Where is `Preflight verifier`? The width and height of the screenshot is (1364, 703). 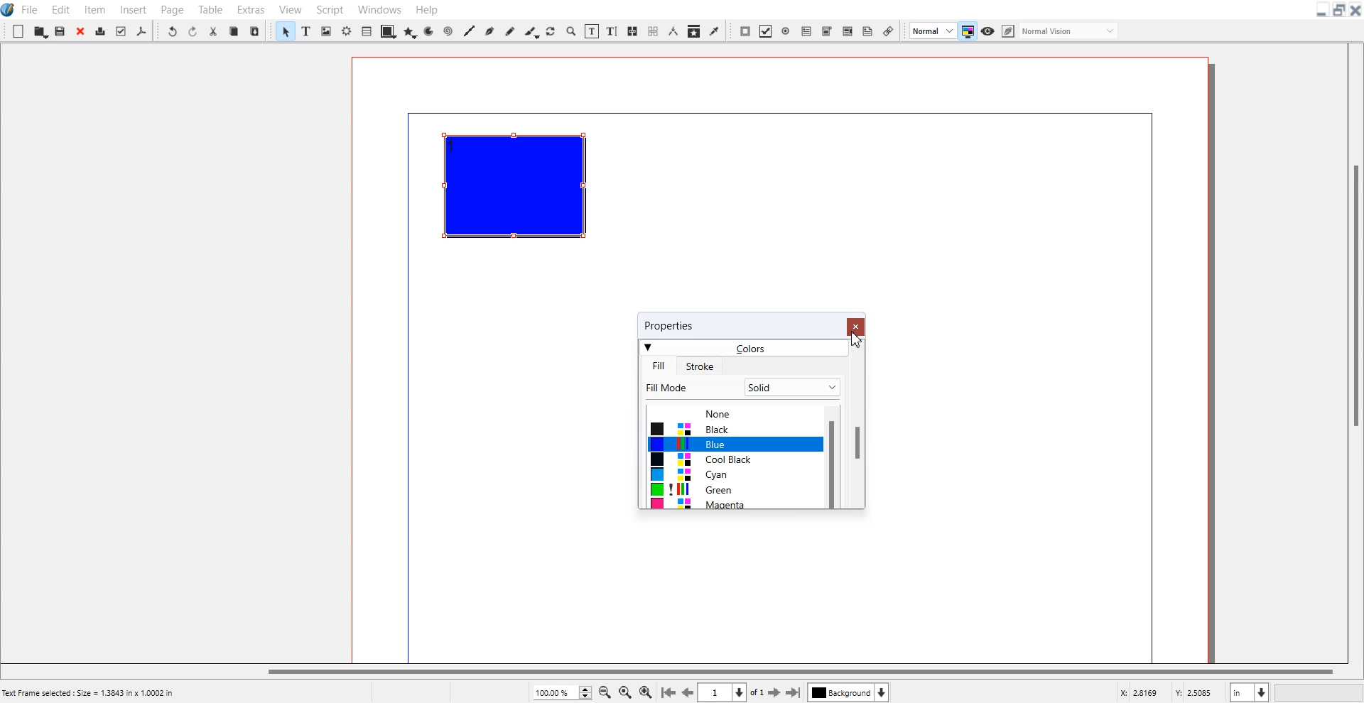
Preflight verifier is located at coordinates (121, 30).